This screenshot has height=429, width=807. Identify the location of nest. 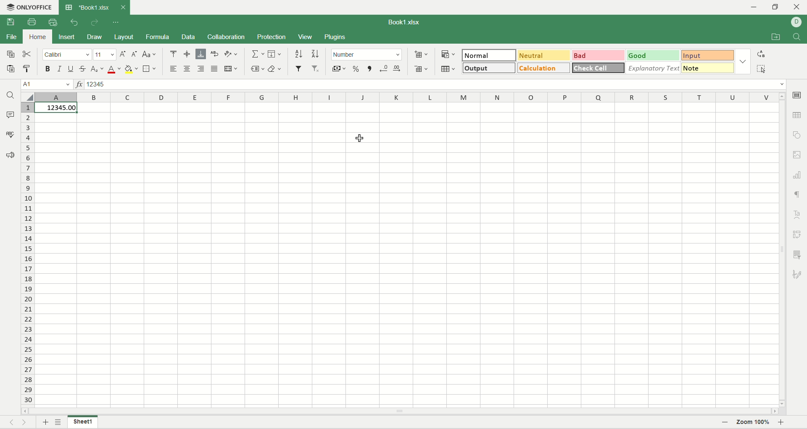
(26, 422).